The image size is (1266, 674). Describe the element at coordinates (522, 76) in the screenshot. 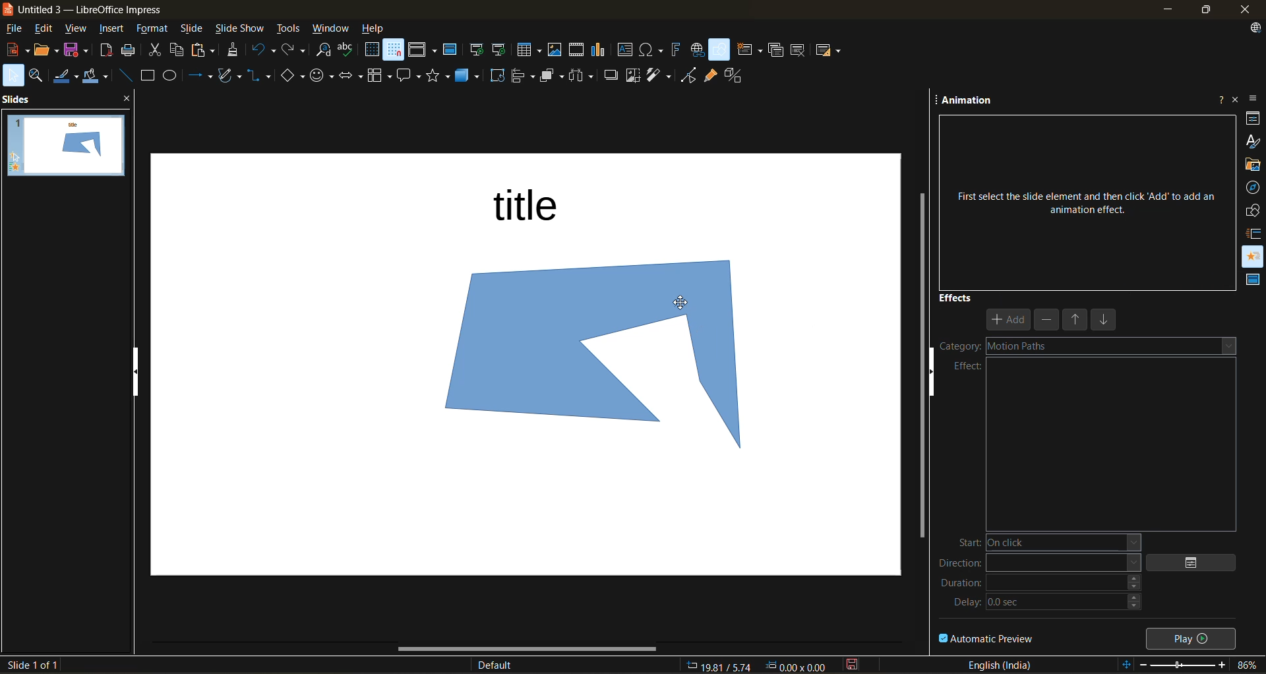

I see `align objects` at that location.